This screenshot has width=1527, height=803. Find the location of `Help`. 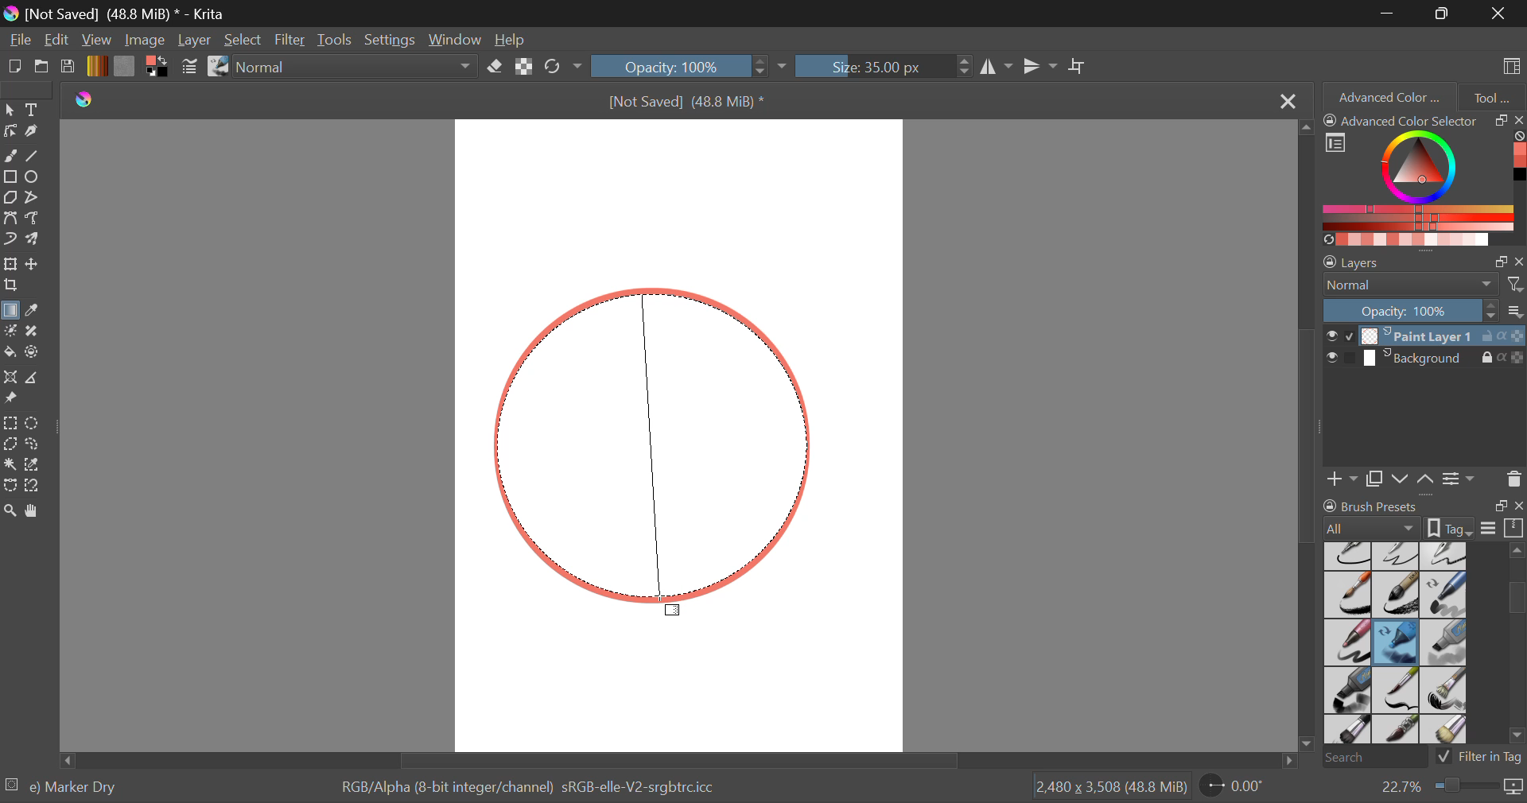

Help is located at coordinates (512, 41).